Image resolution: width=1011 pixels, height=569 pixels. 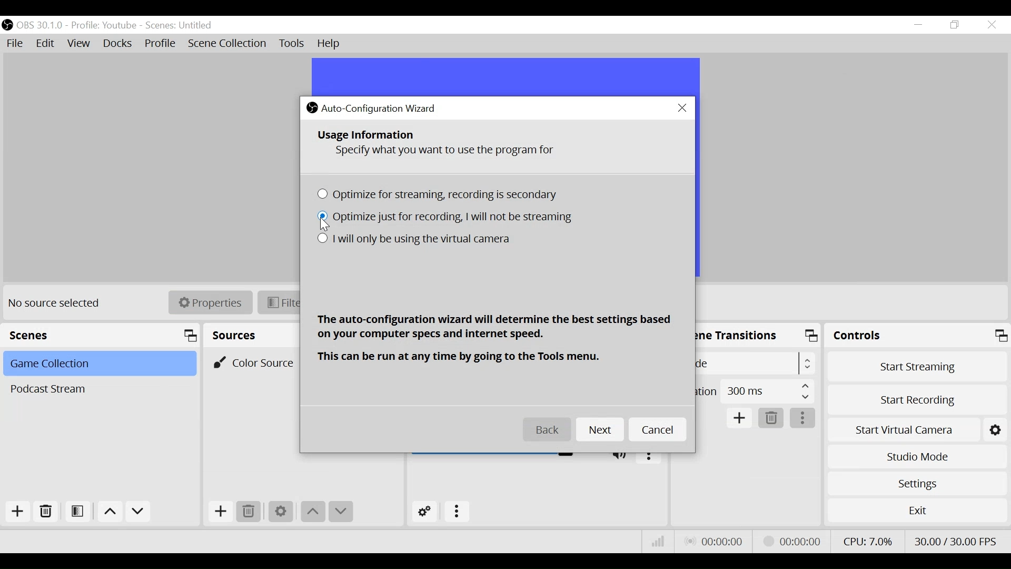 What do you see at coordinates (548, 430) in the screenshot?
I see `Back` at bounding box center [548, 430].